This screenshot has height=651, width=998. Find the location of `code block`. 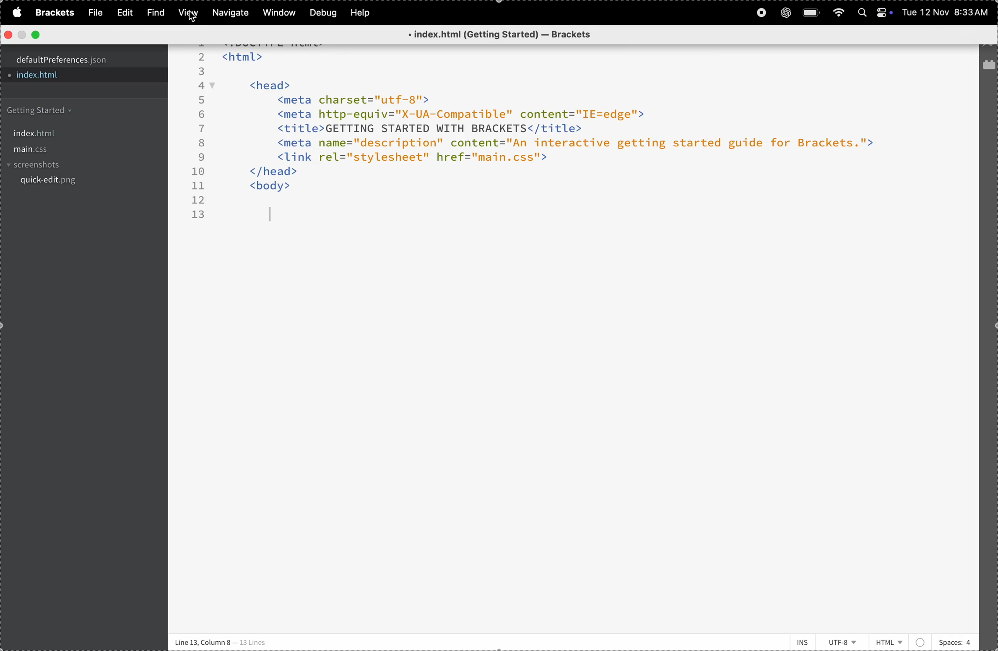

code block is located at coordinates (578, 118).